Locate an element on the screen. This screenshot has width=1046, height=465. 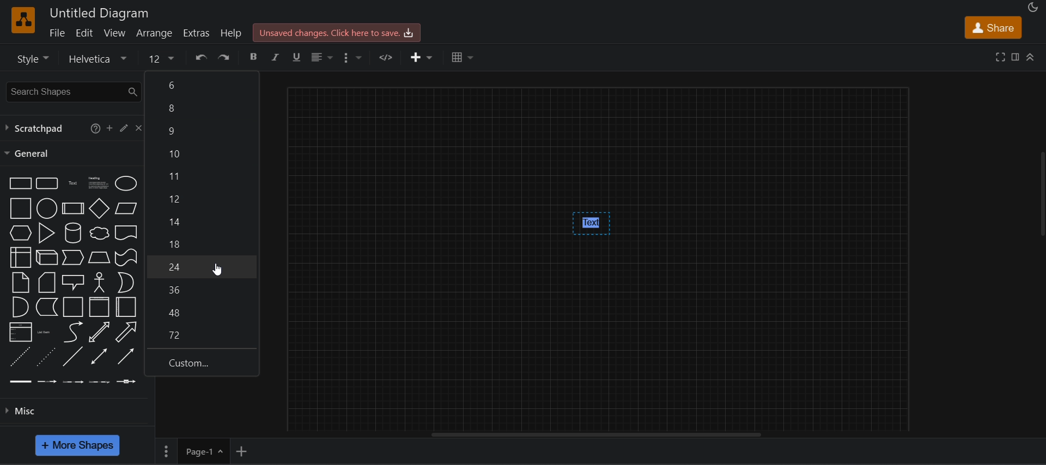
List item is located at coordinates (46, 333).